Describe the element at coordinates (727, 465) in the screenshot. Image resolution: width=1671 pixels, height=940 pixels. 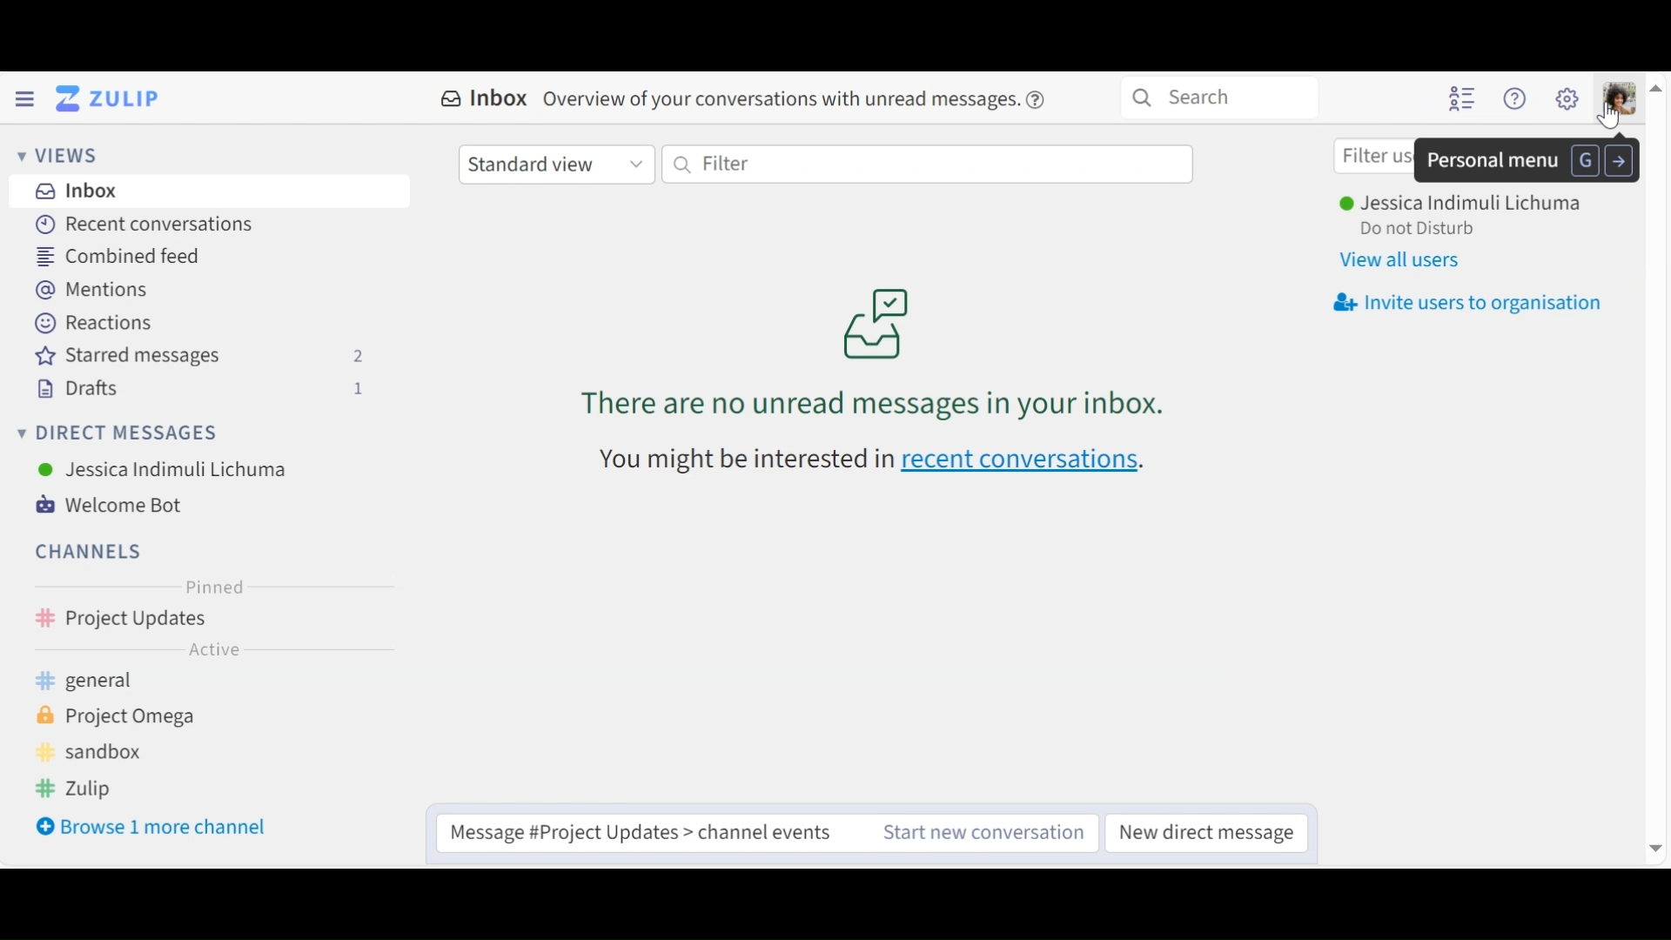
I see `You might be interested in` at that location.